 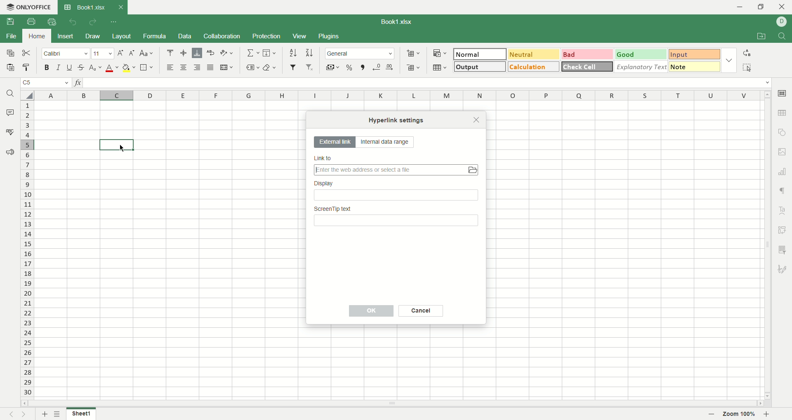 I want to click on cell settings, so click(x=782, y=92).